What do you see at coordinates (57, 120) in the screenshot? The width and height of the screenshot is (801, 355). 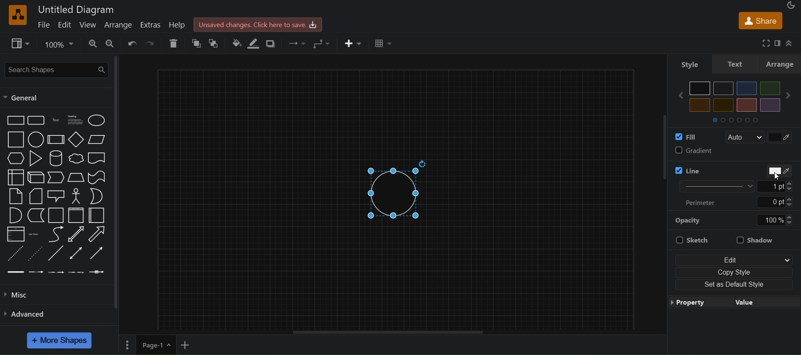 I see `text` at bounding box center [57, 120].